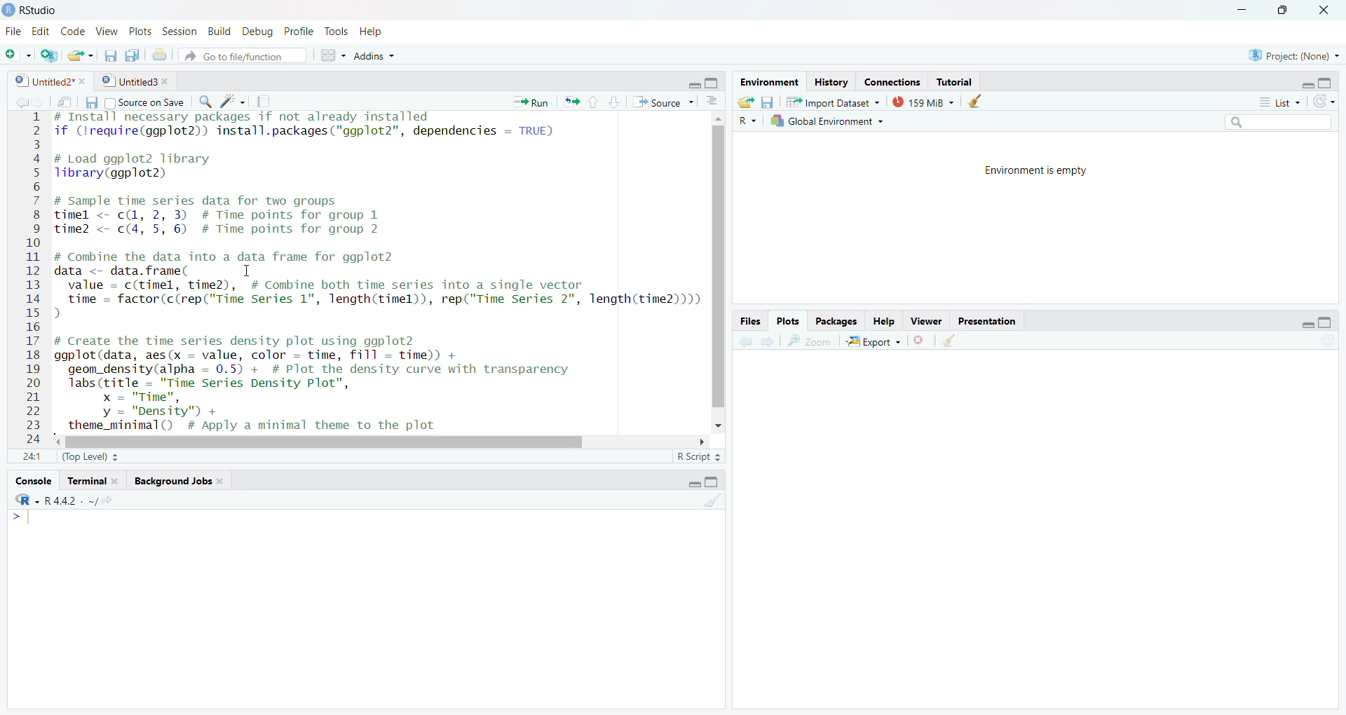 Image resolution: width=1346 pixels, height=715 pixels. What do you see at coordinates (21, 518) in the screenshot?
I see `Typing Indicator` at bounding box center [21, 518].